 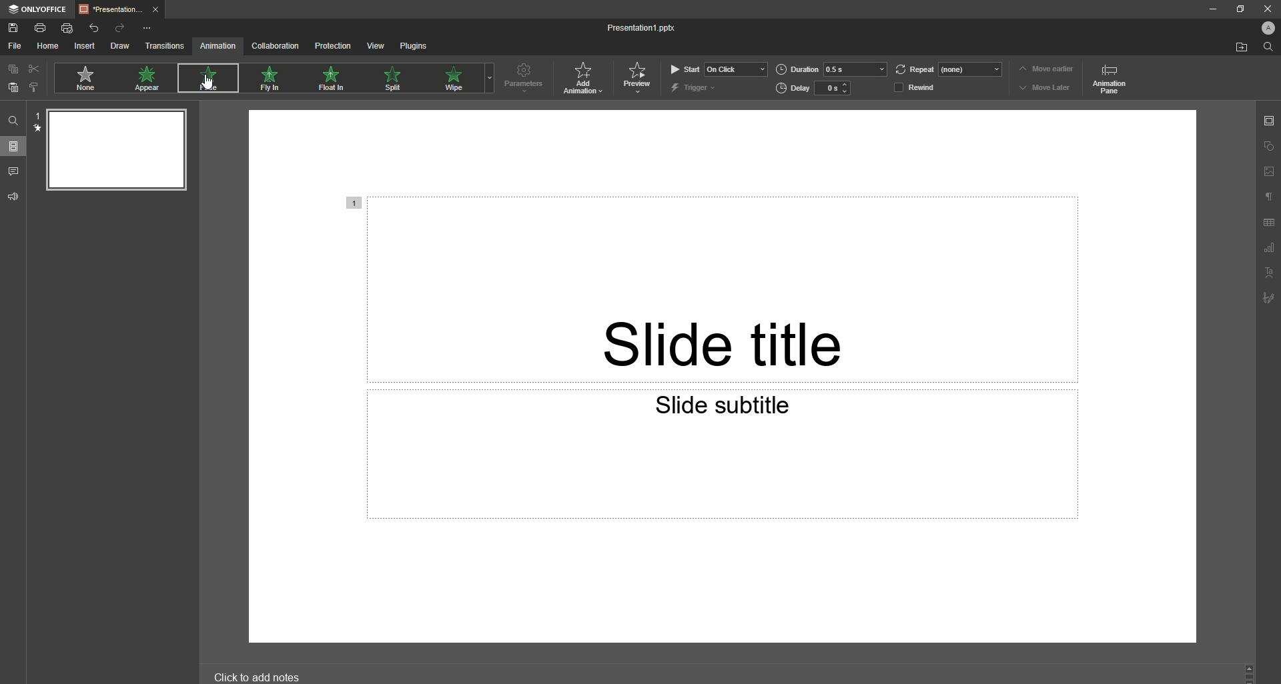 I want to click on Redo, so click(x=116, y=28).